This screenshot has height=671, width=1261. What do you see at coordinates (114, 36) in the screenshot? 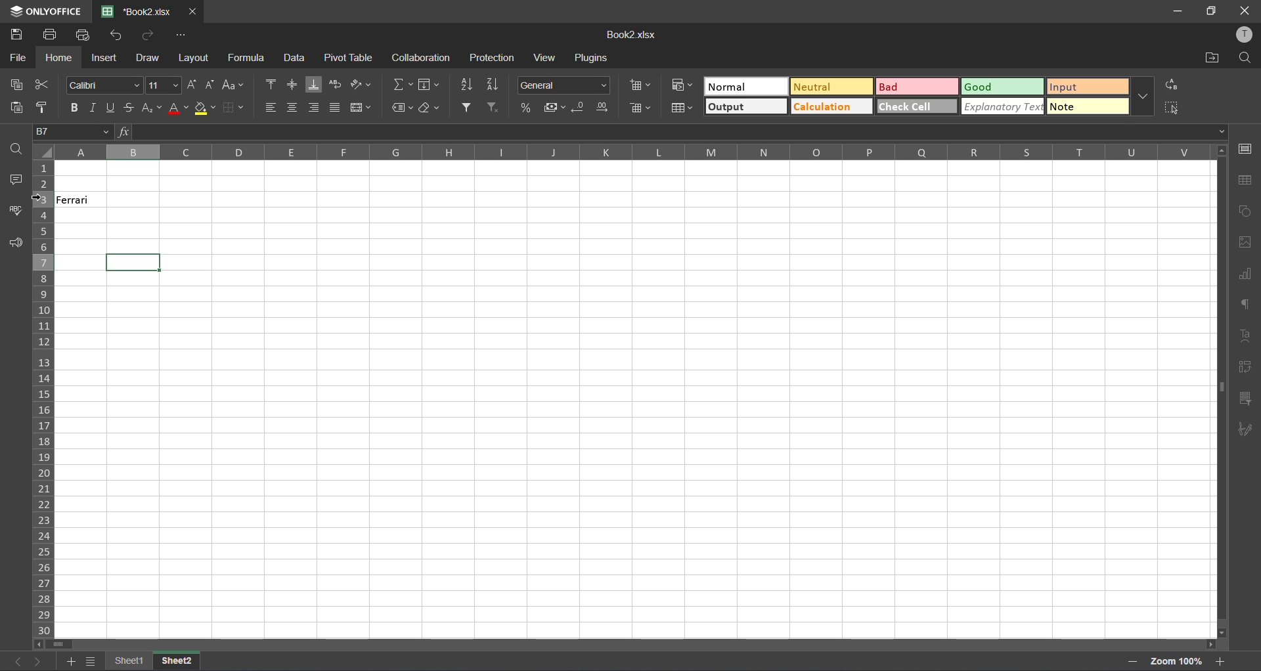
I see `undo` at bounding box center [114, 36].